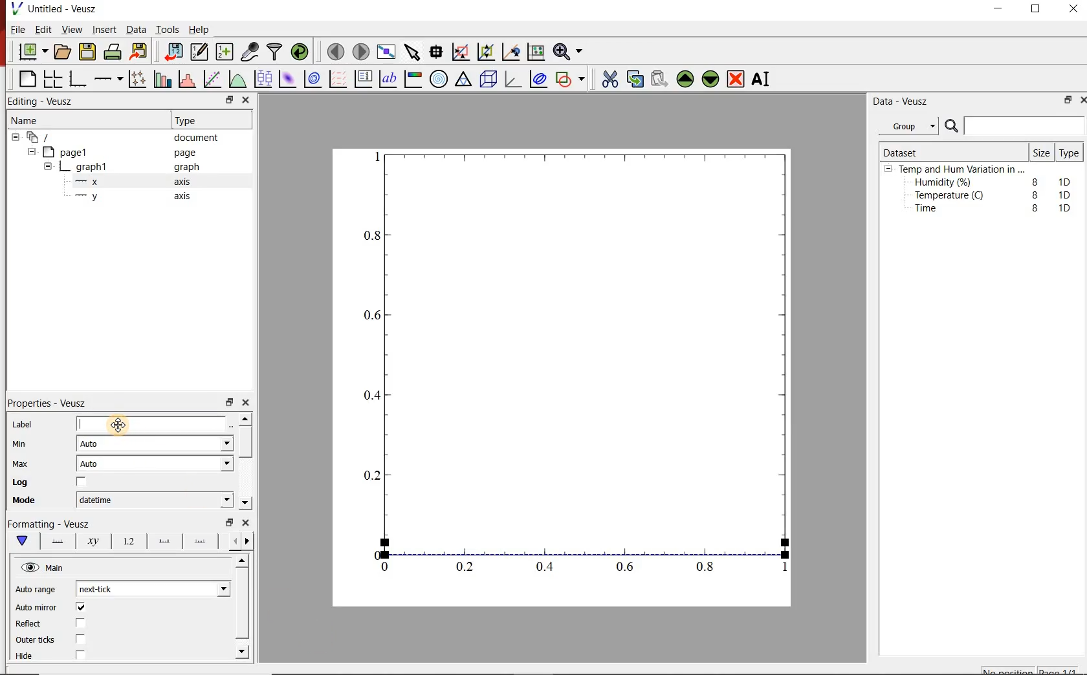 Image resolution: width=1087 pixels, height=675 pixels. I want to click on Fit a function to data, so click(213, 78).